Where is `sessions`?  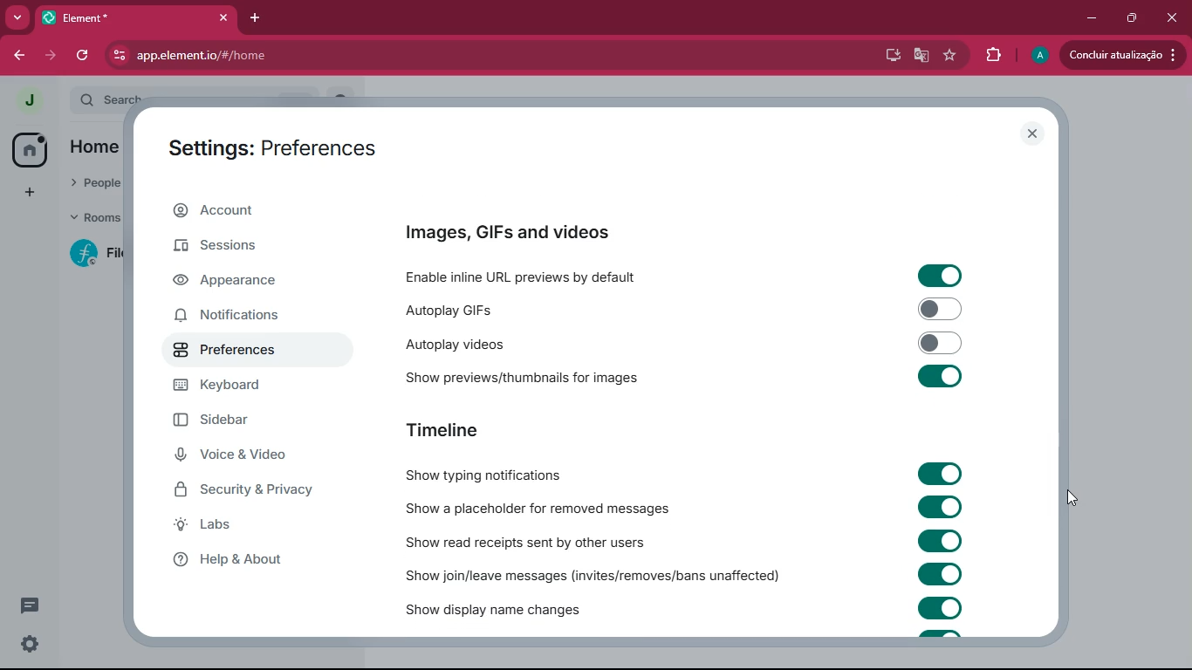
sessions is located at coordinates (250, 249).